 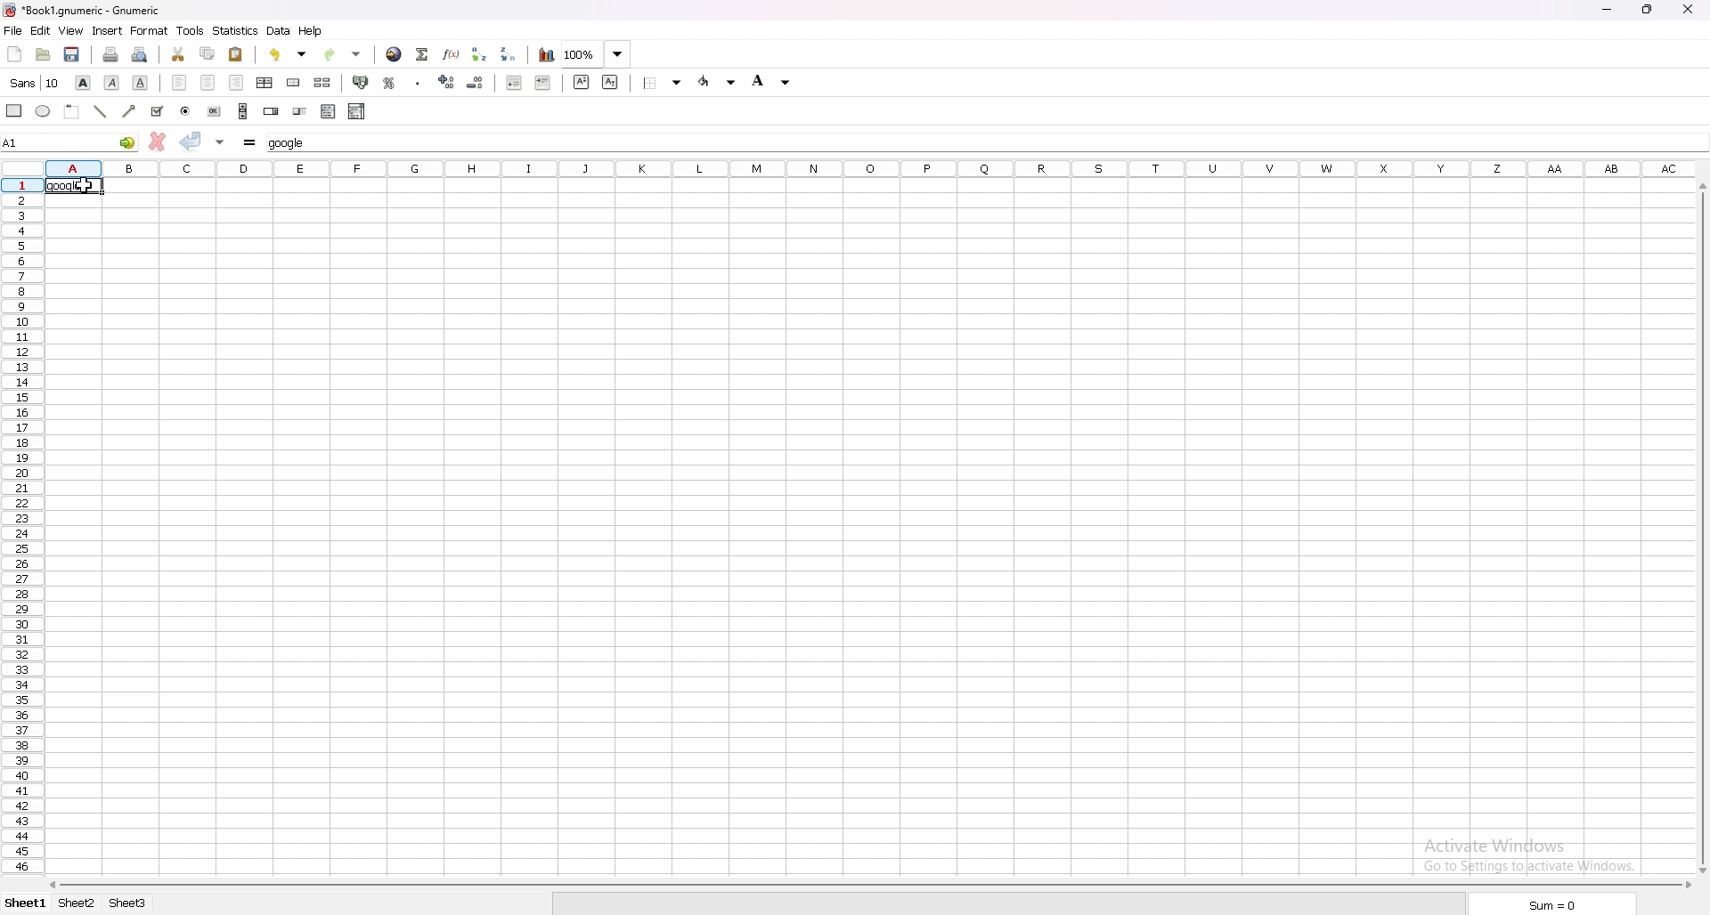 What do you see at coordinates (45, 54) in the screenshot?
I see `open` at bounding box center [45, 54].